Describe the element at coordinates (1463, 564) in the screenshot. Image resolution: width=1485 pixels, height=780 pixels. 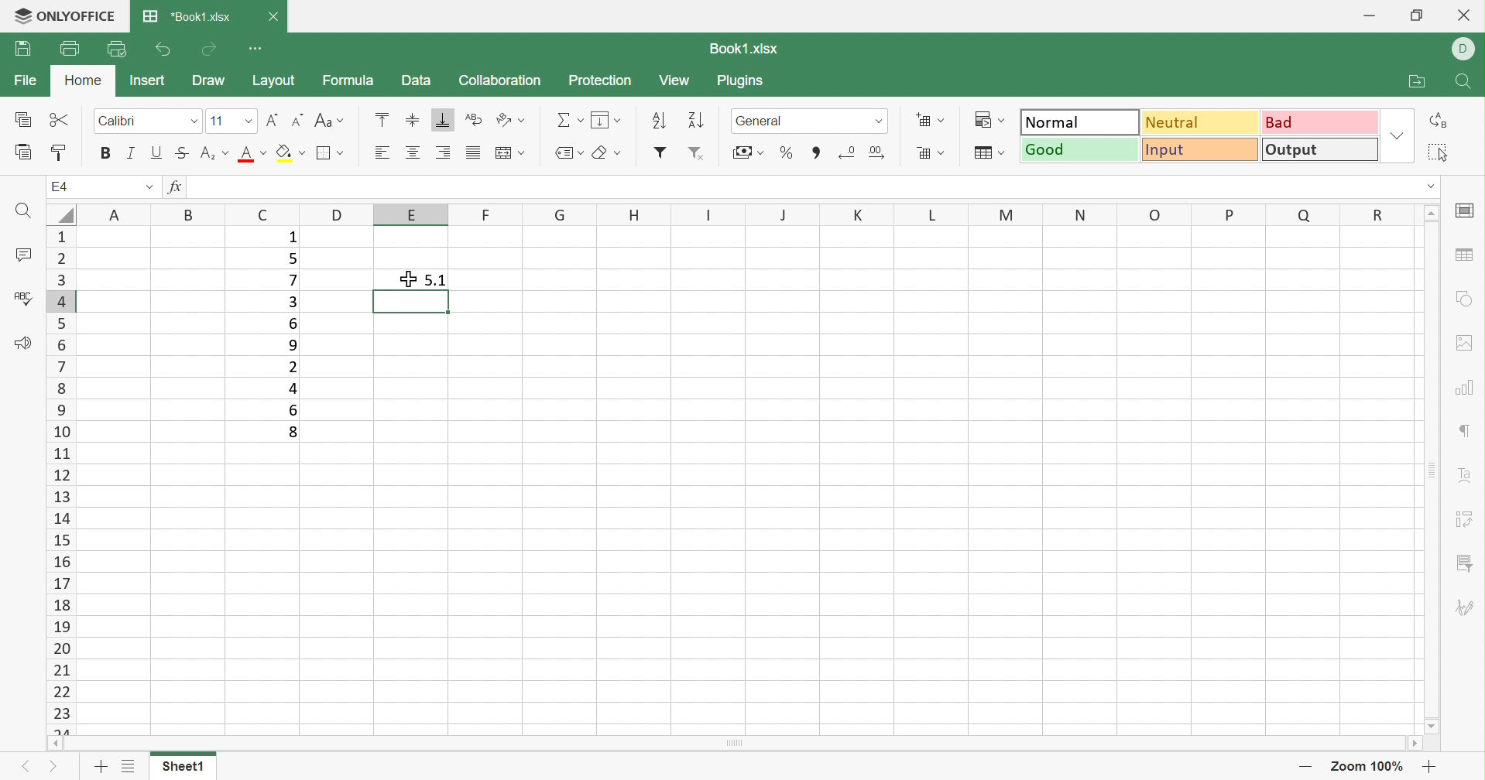
I see `Slicer settings` at that location.